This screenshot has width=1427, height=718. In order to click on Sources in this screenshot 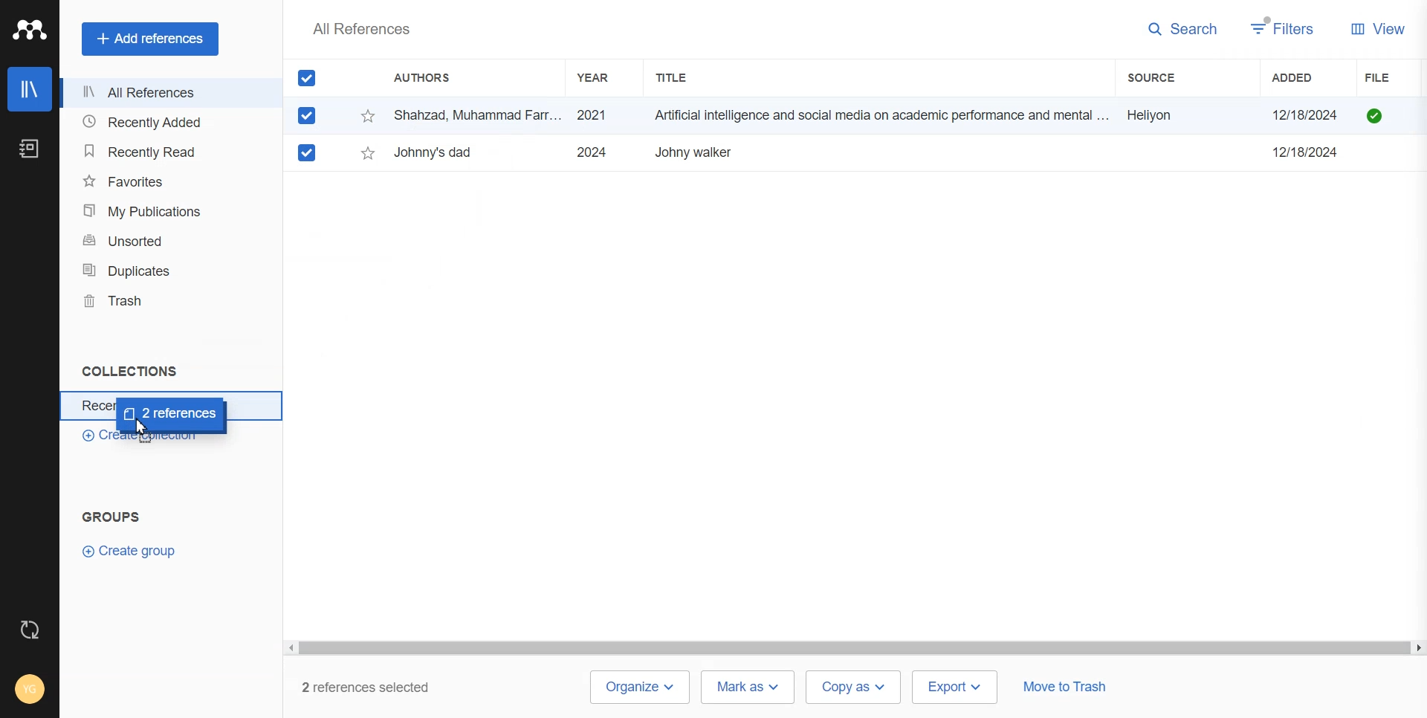, I will do `click(1168, 77)`.